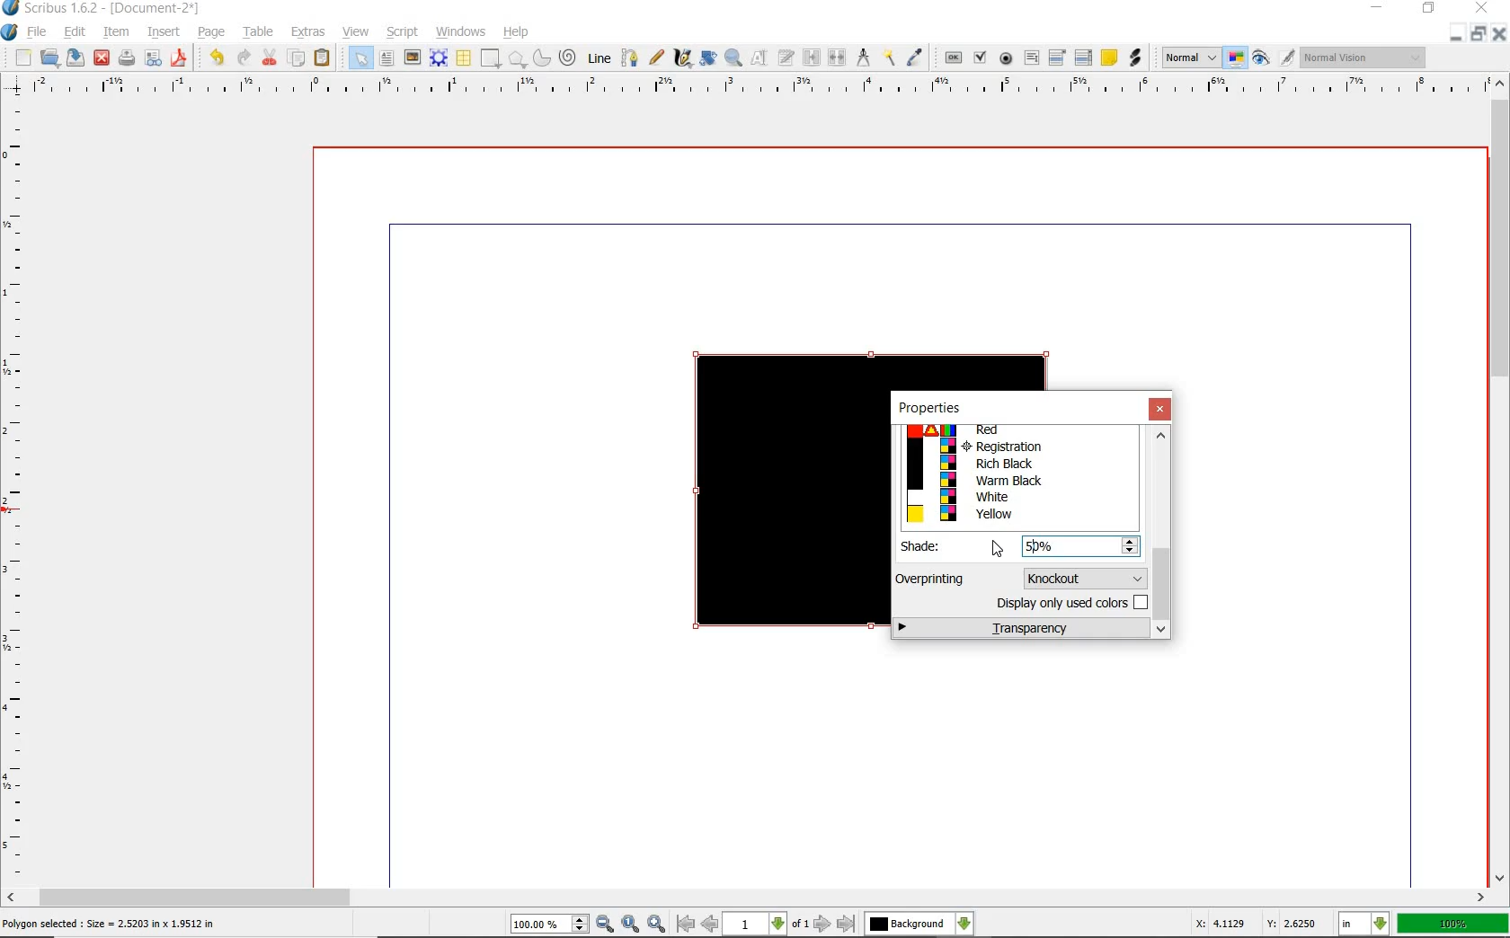 The image size is (1510, 938). Describe the element at coordinates (656, 922) in the screenshot. I see `zoom in` at that location.